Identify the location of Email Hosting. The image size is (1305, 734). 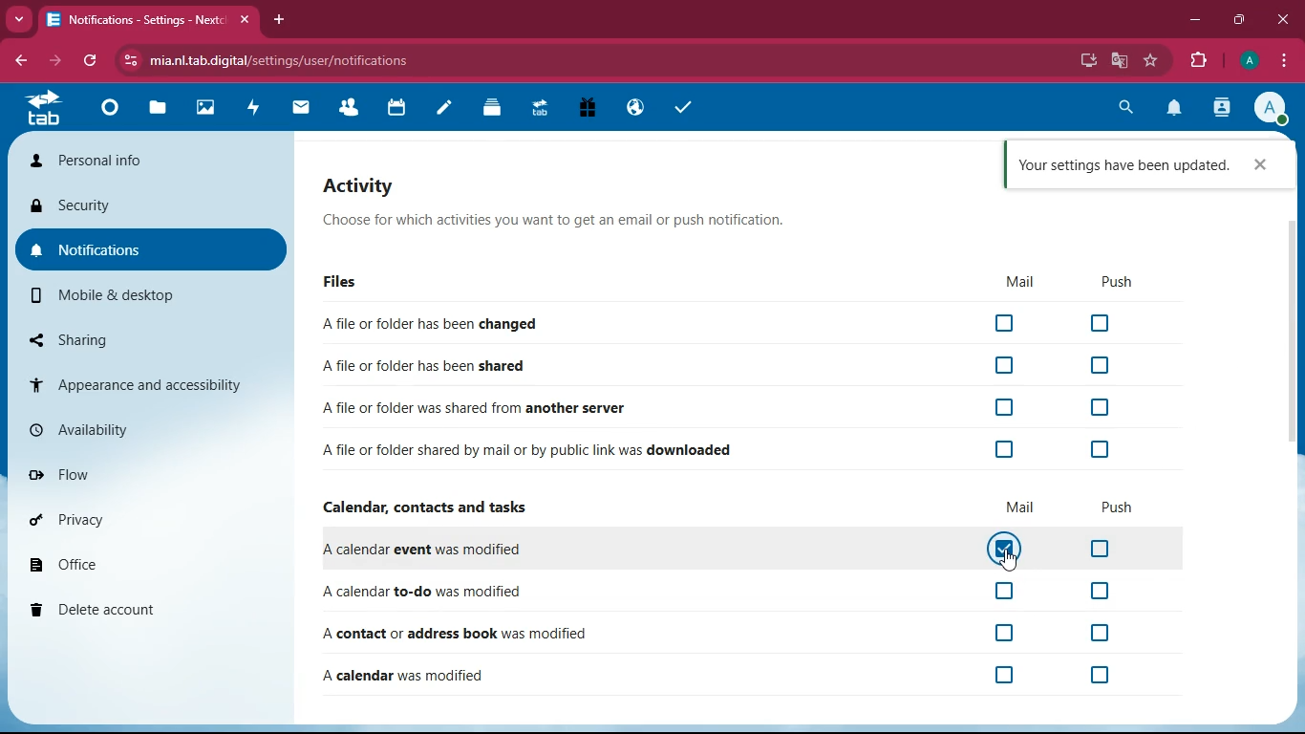
(636, 109).